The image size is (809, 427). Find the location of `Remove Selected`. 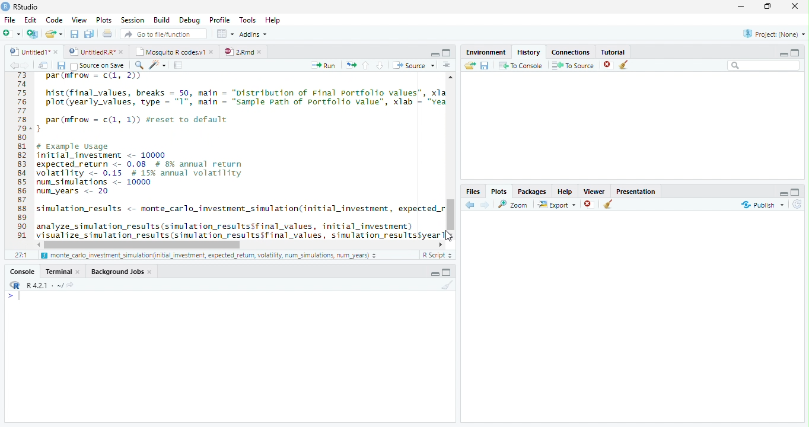

Remove Selected is located at coordinates (609, 65).